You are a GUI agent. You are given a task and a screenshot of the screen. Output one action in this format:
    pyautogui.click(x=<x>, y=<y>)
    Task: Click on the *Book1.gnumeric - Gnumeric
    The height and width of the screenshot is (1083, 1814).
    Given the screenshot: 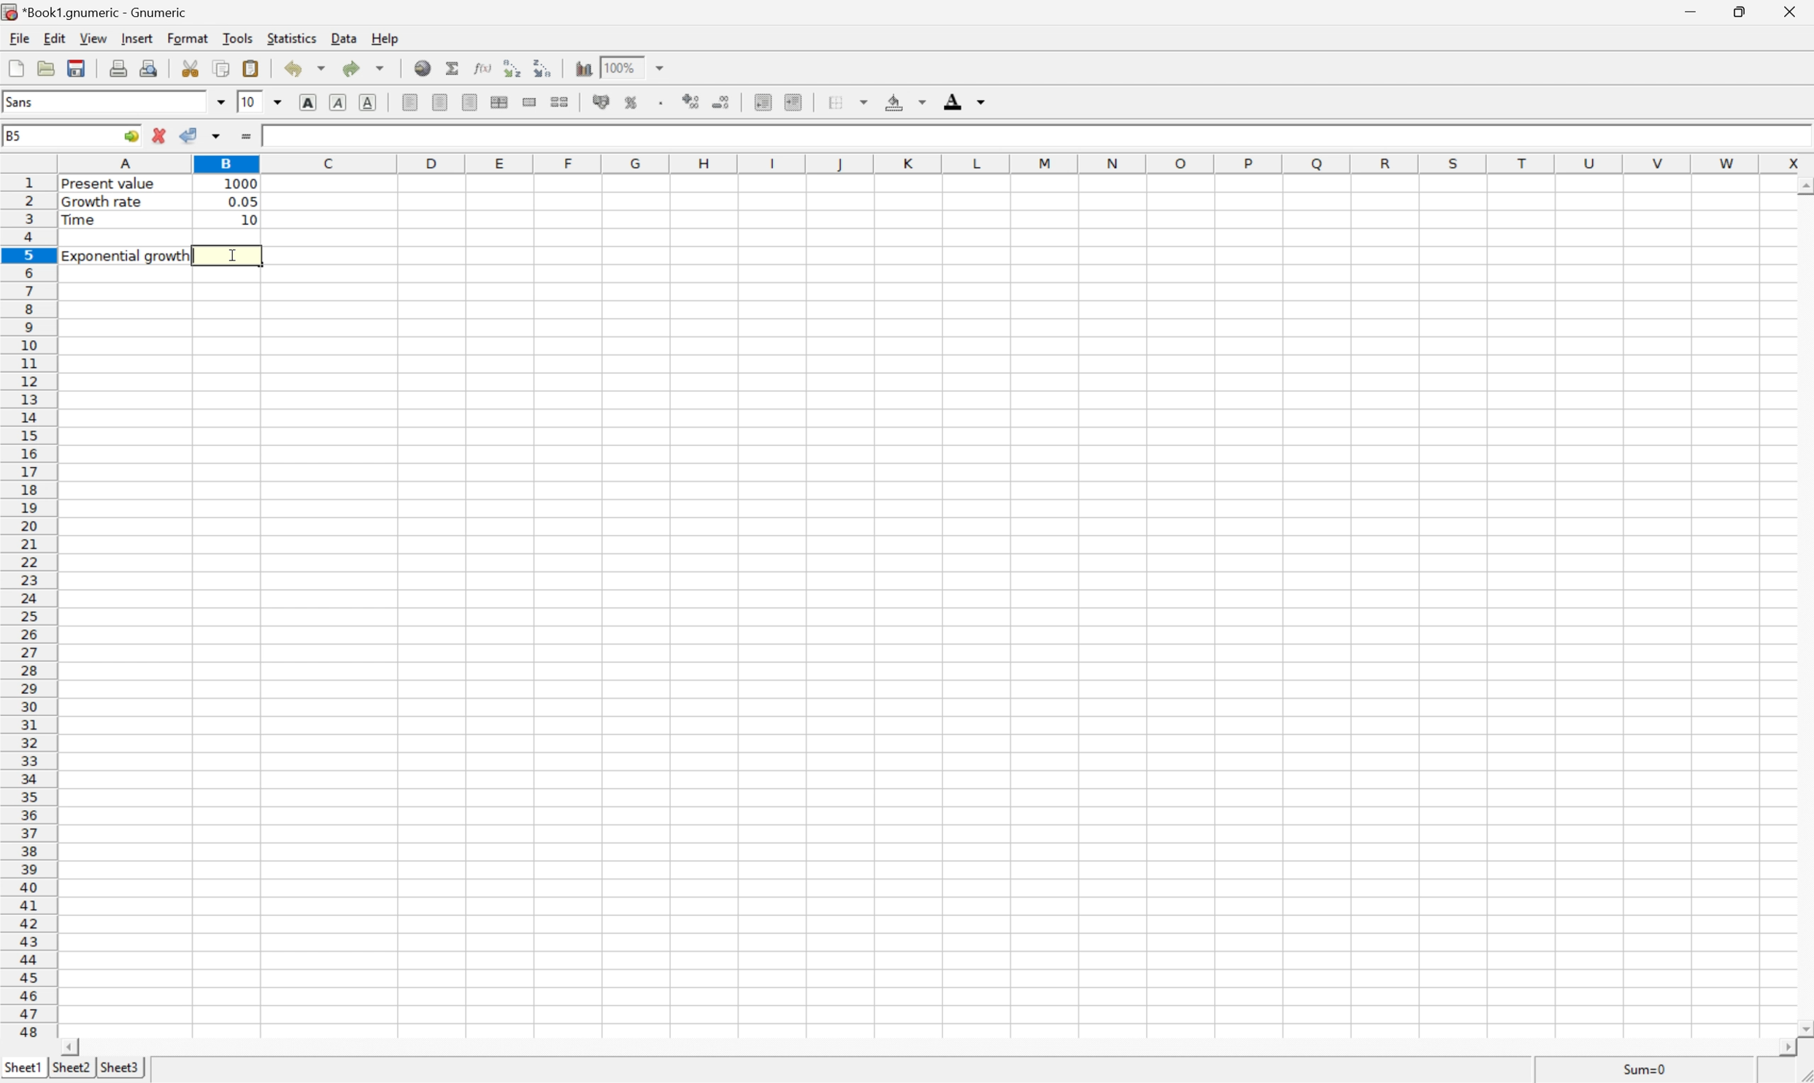 What is the action you would take?
    pyautogui.click(x=99, y=11)
    